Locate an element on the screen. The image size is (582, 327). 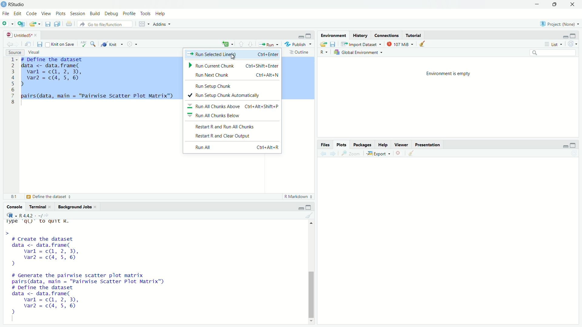
Run Next Chunk Ctri+Alt+N is located at coordinates (234, 74).